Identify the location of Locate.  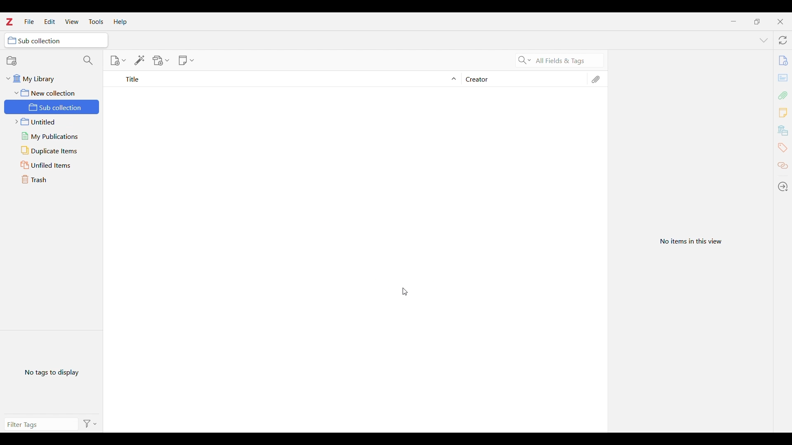
(783, 187).